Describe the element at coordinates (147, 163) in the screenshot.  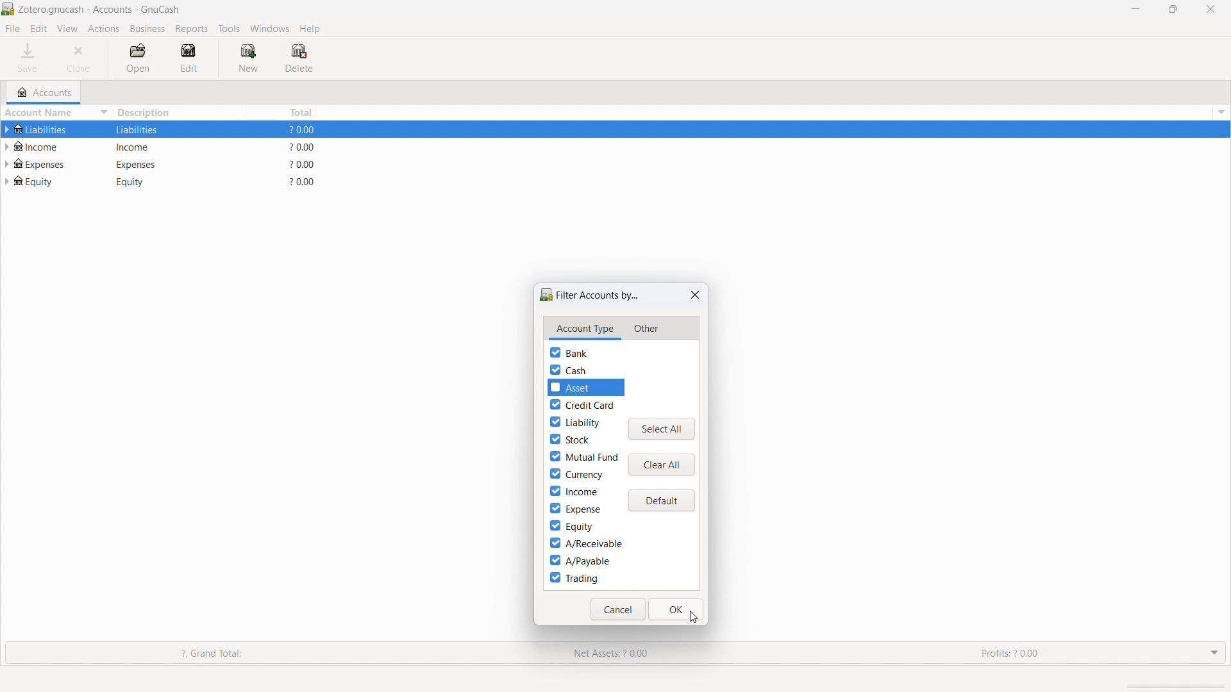
I see `expenses` at that location.